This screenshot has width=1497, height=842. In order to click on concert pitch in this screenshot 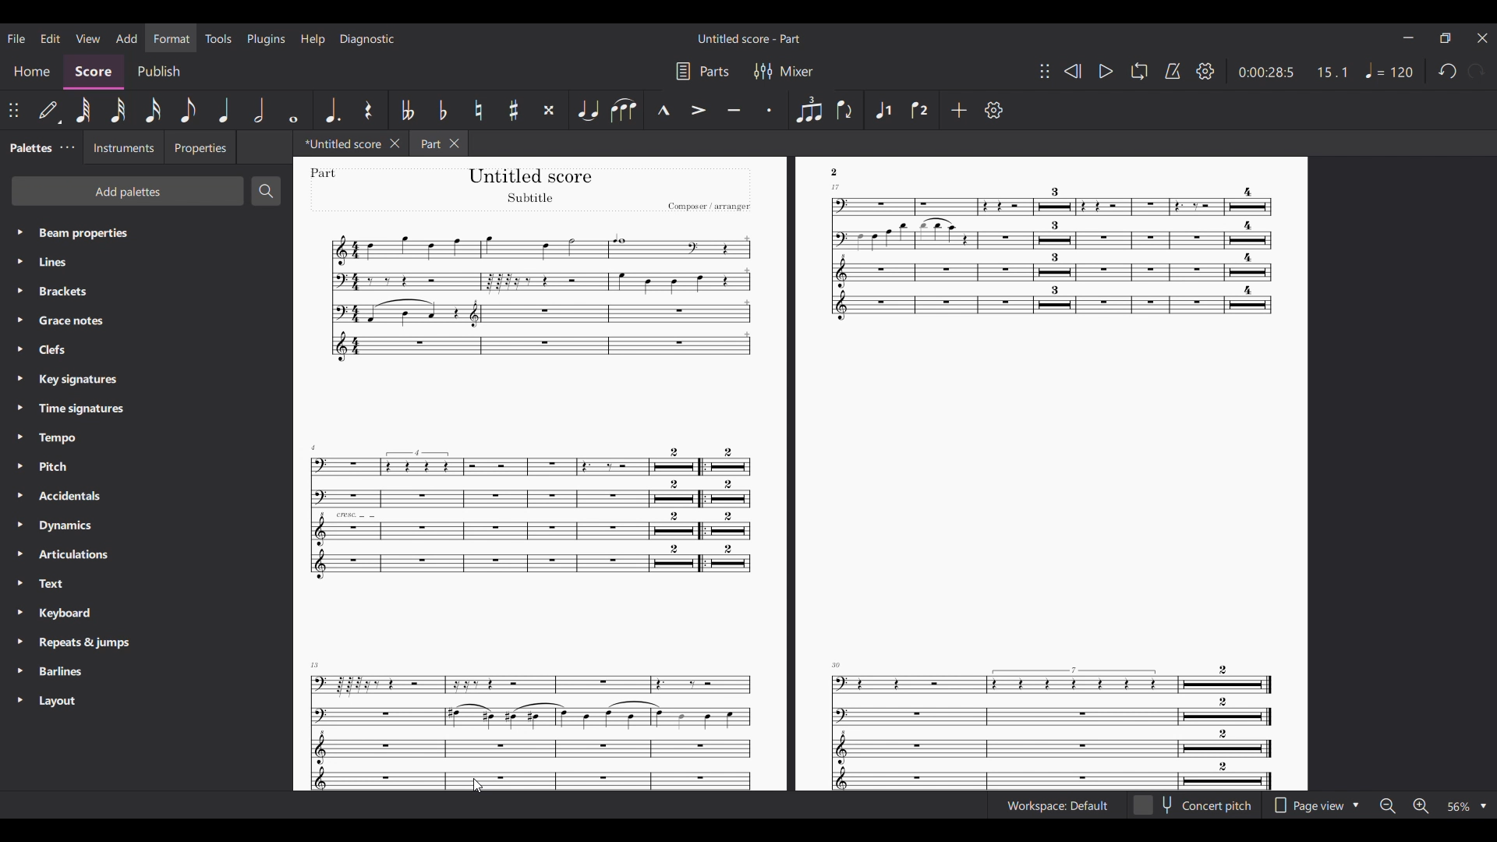, I will do `click(1193, 807)`.